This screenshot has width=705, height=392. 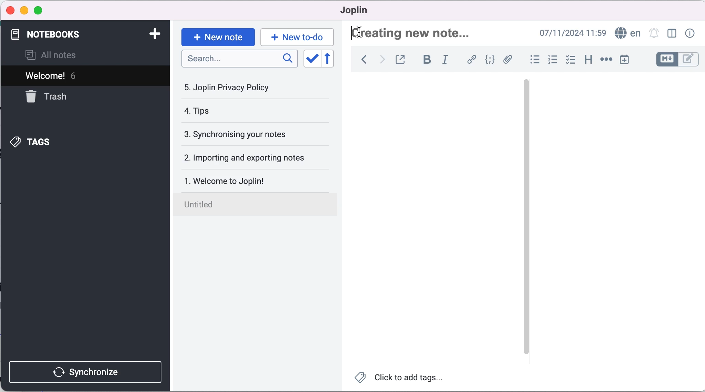 What do you see at coordinates (534, 59) in the screenshot?
I see `bulleted list` at bounding box center [534, 59].